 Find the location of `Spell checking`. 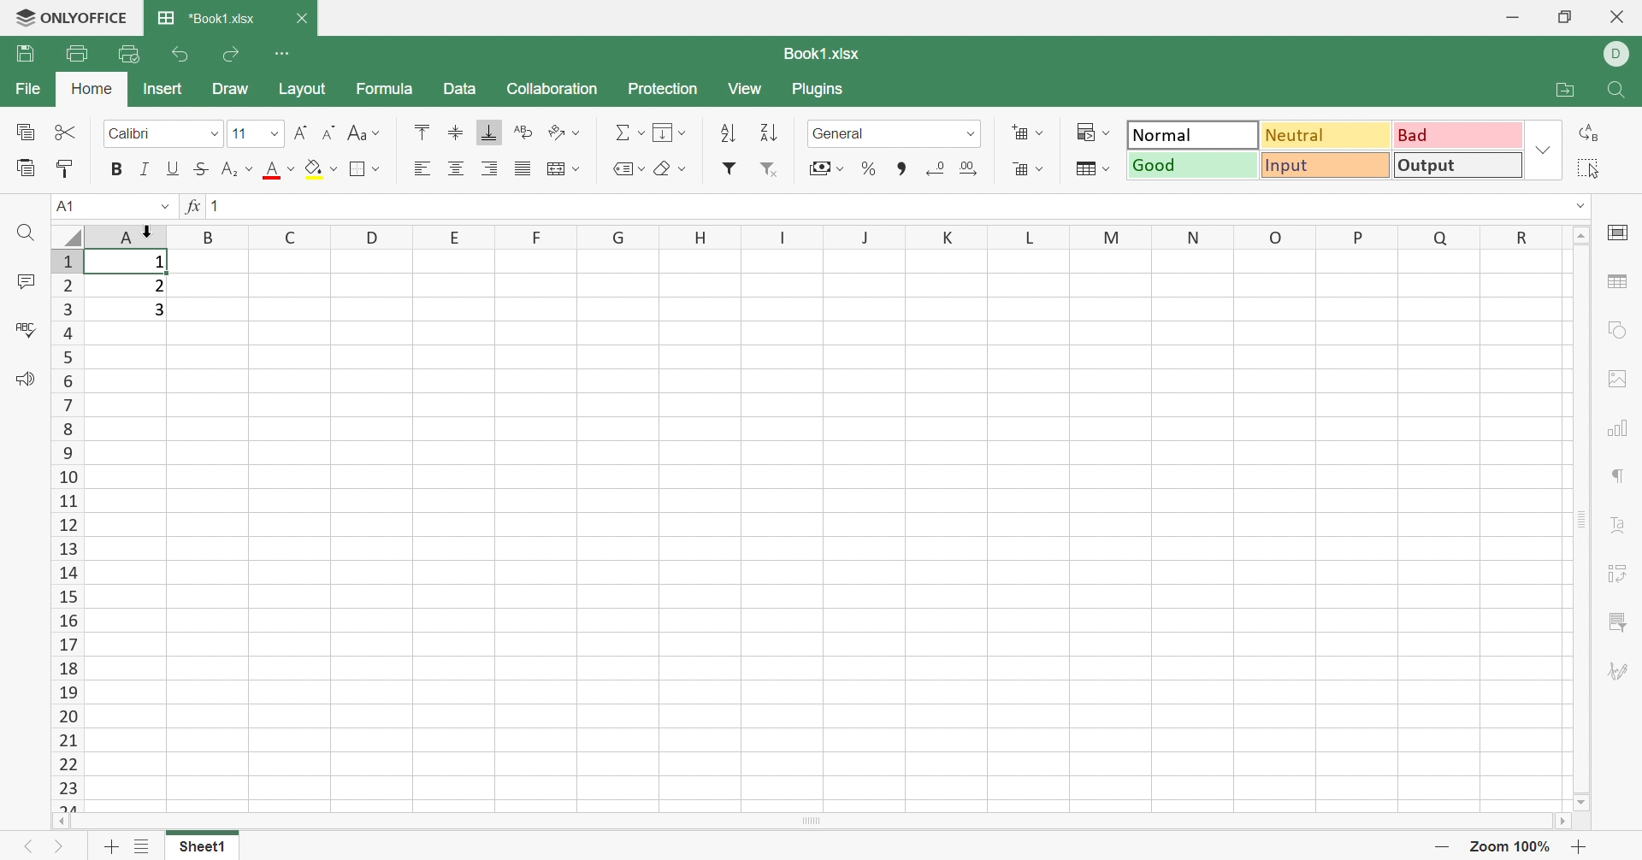

Spell checking is located at coordinates (26, 327).